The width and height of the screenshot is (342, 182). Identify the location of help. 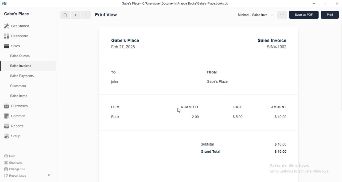
(10, 156).